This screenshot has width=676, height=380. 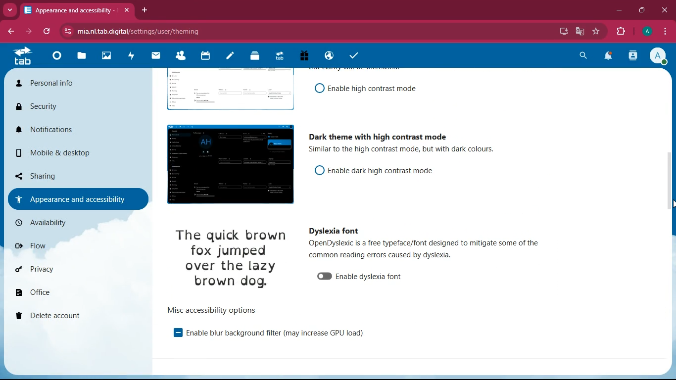 What do you see at coordinates (54, 245) in the screenshot?
I see `flow` at bounding box center [54, 245].